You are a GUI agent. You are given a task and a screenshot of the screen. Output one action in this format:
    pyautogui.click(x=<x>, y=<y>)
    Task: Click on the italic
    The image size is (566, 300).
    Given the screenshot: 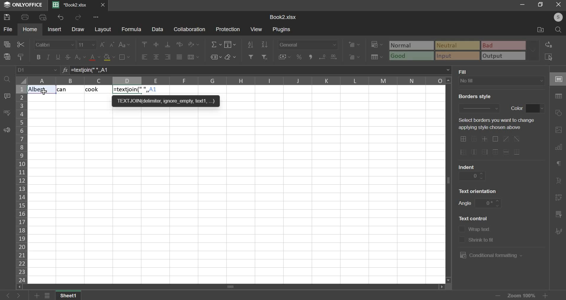 What is the action you would take?
    pyautogui.click(x=48, y=57)
    